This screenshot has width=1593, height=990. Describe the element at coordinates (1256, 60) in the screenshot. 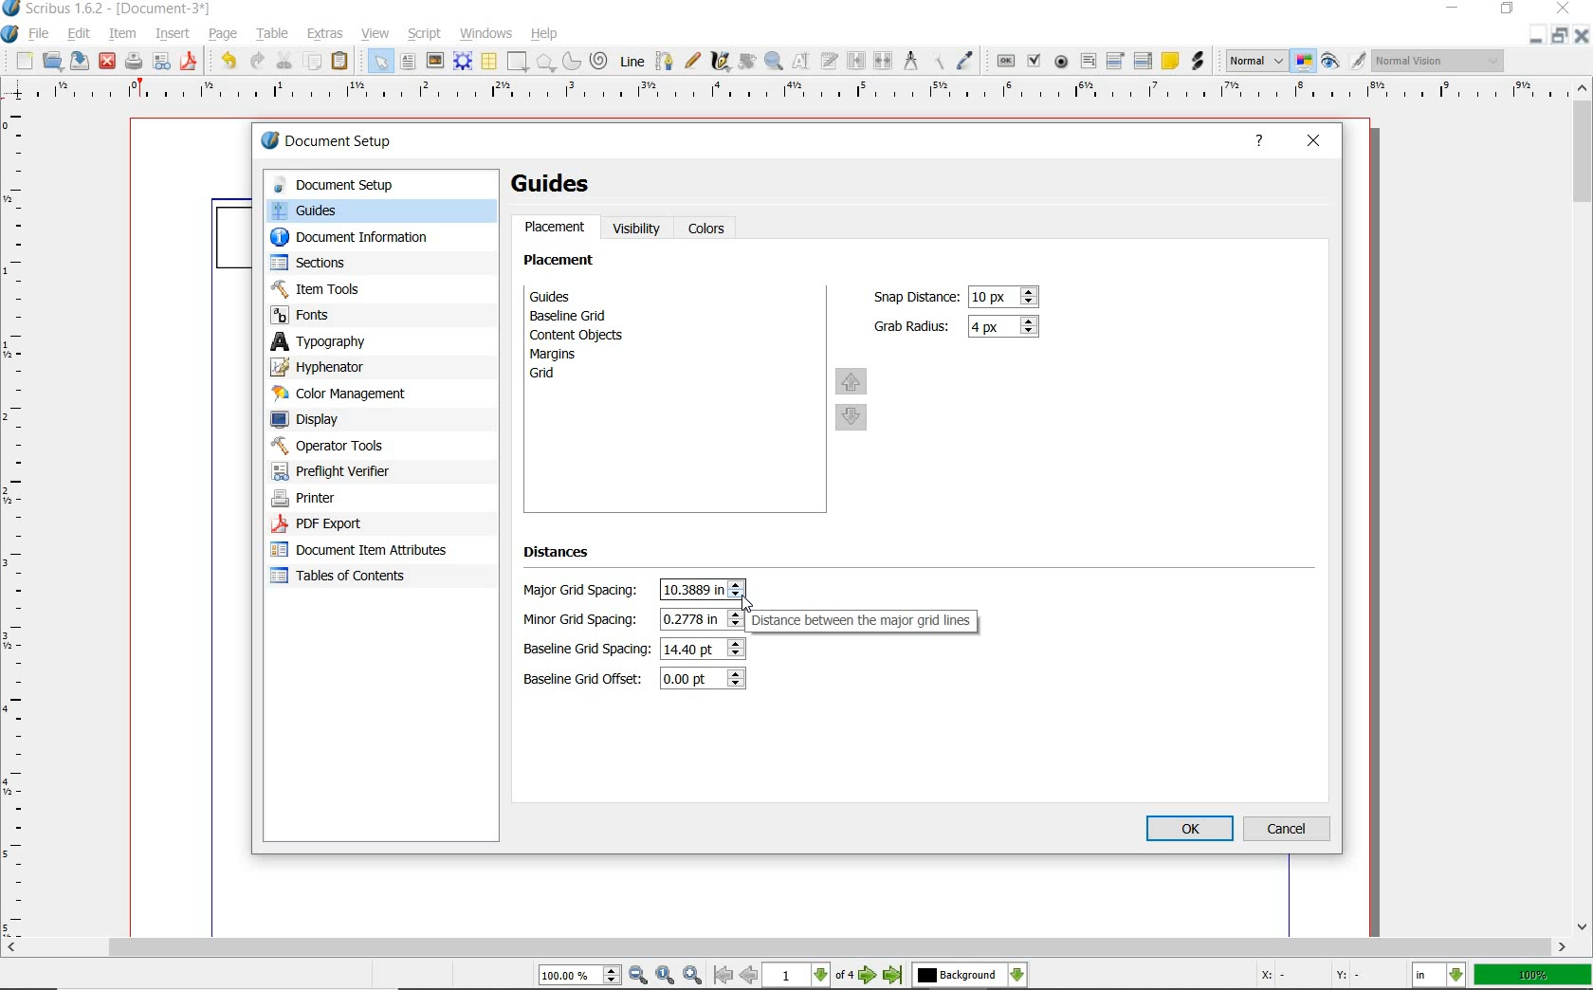

I see `select image preview mode` at that location.